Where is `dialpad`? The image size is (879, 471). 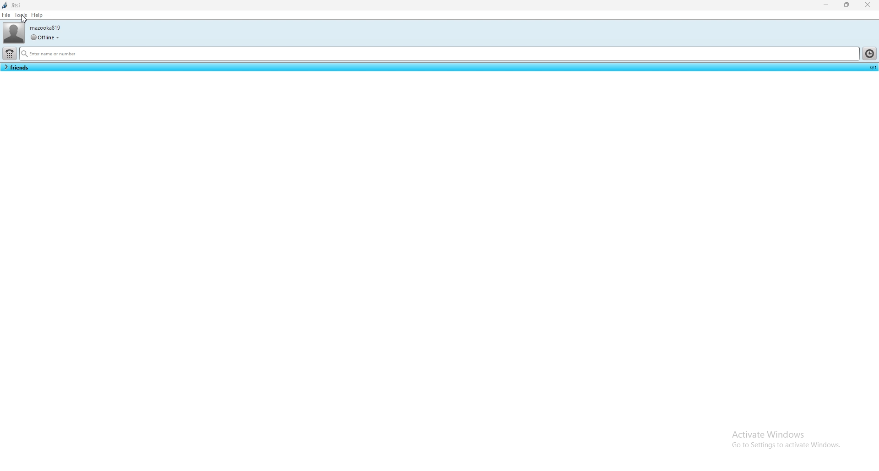
dialpad is located at coordinates (10, 54).